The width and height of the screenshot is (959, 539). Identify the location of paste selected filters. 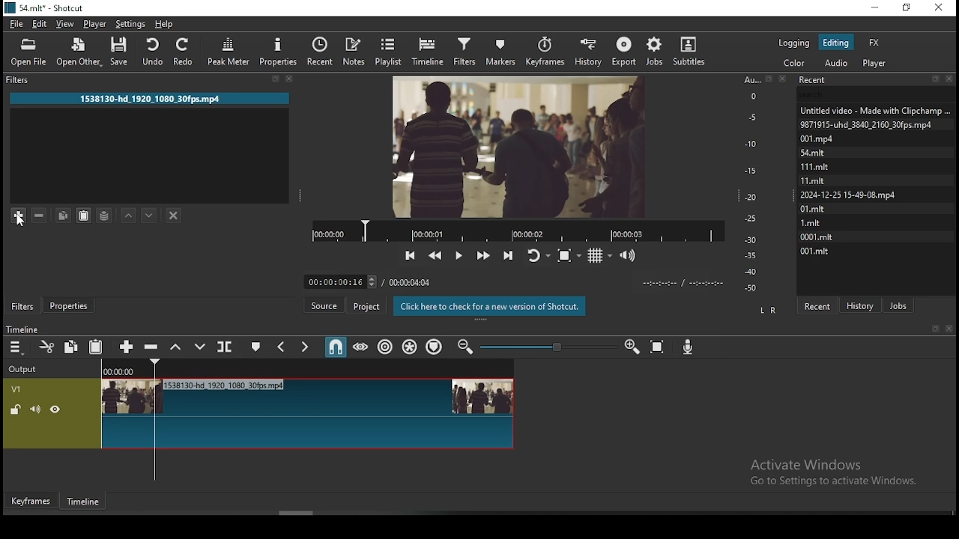
(85, 217).